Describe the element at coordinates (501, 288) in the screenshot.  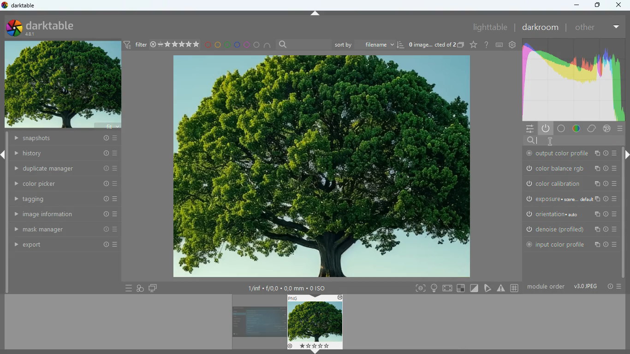
I see `warning` at that location.